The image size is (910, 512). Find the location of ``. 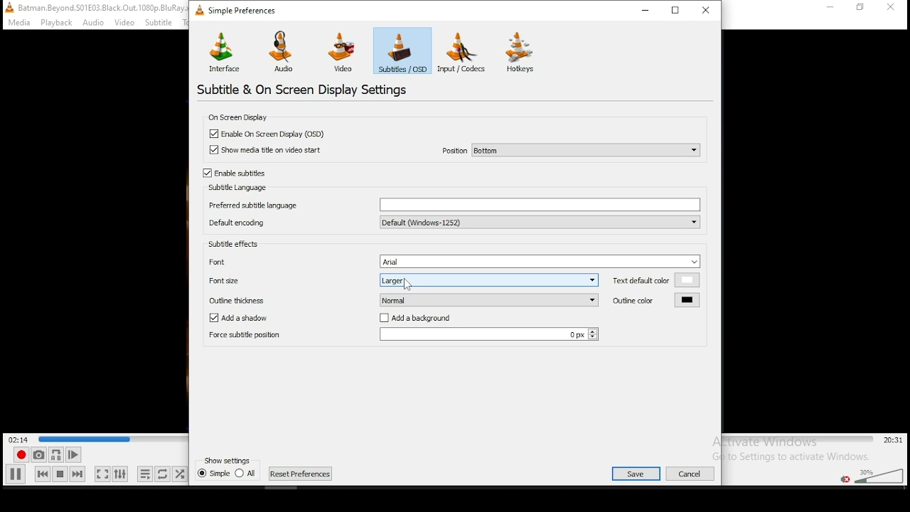

 is located at coordinates (863, 10).